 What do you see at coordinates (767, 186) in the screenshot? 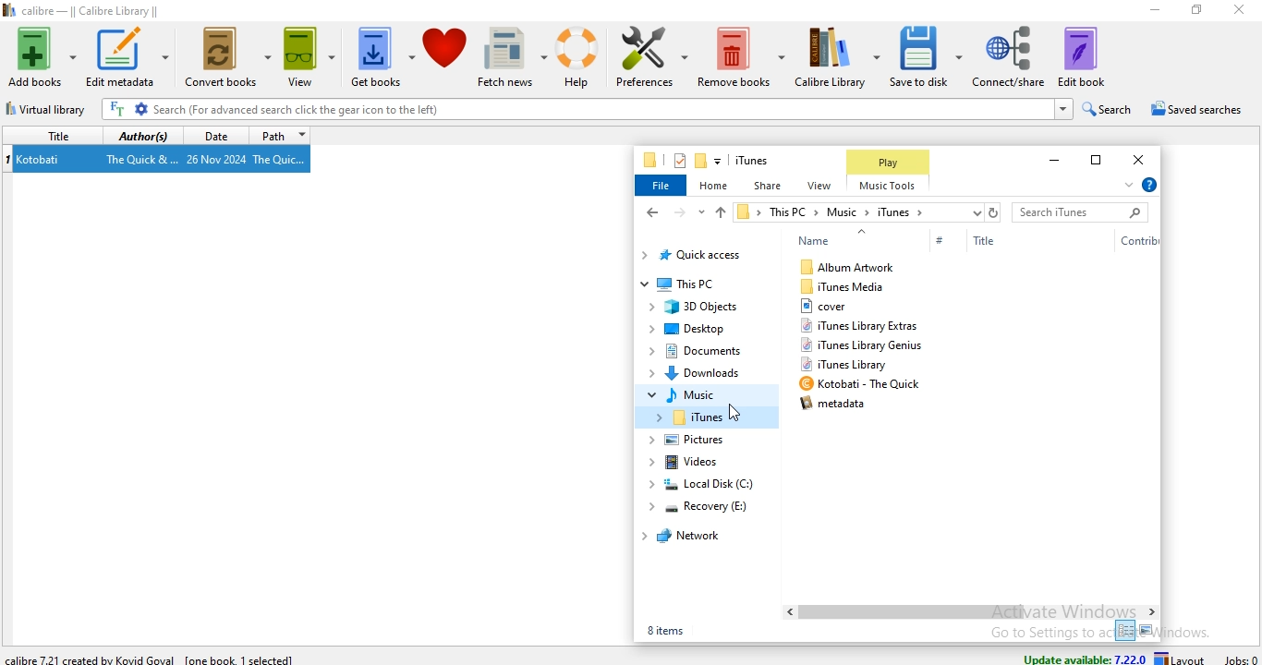
I see `share` at bounding box center [767, 186].